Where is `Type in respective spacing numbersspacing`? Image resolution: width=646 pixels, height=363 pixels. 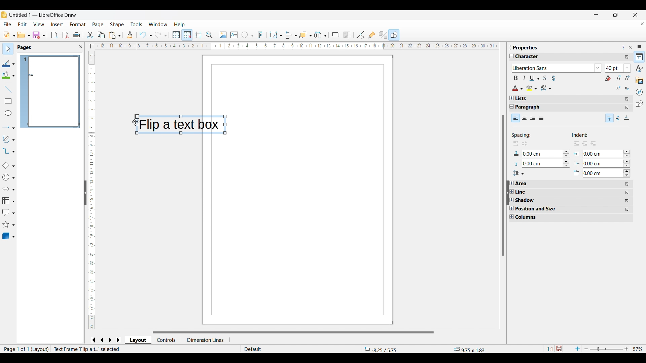
Type in respective spacing numbersspacing is located at coordinates (542, 155).